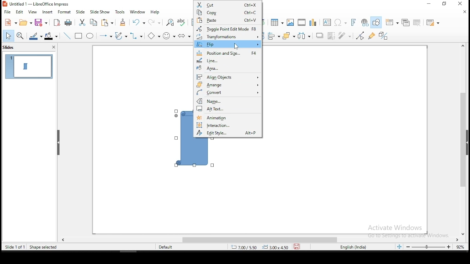  What do you see at coordinates (155, 23) in the screenshot?
I see `redo` at bounding box center [155, 23].